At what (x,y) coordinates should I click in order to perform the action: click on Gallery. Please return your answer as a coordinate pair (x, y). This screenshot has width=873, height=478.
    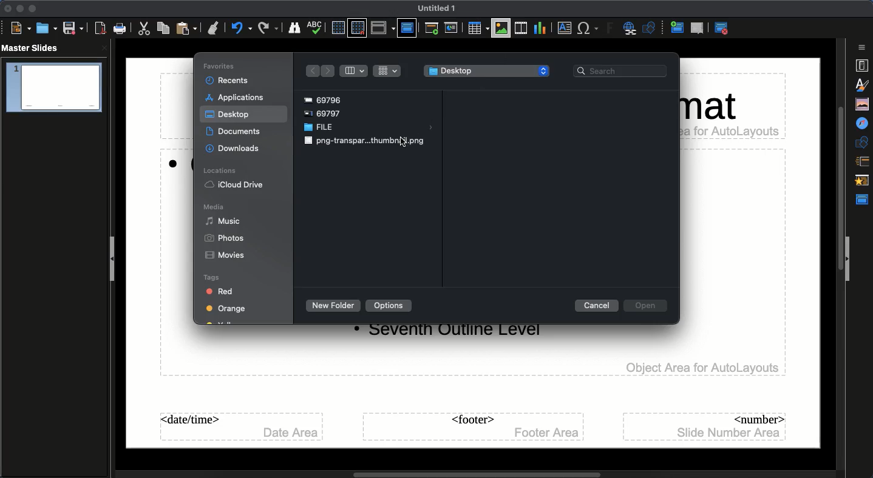
    Looking at the image, I should click on (863, 104).